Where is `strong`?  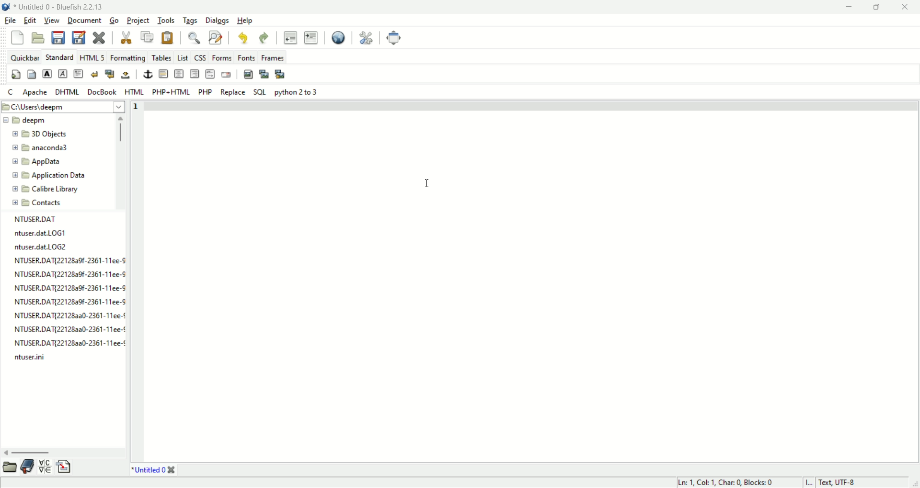
strong is located at coordinates (46, 74).